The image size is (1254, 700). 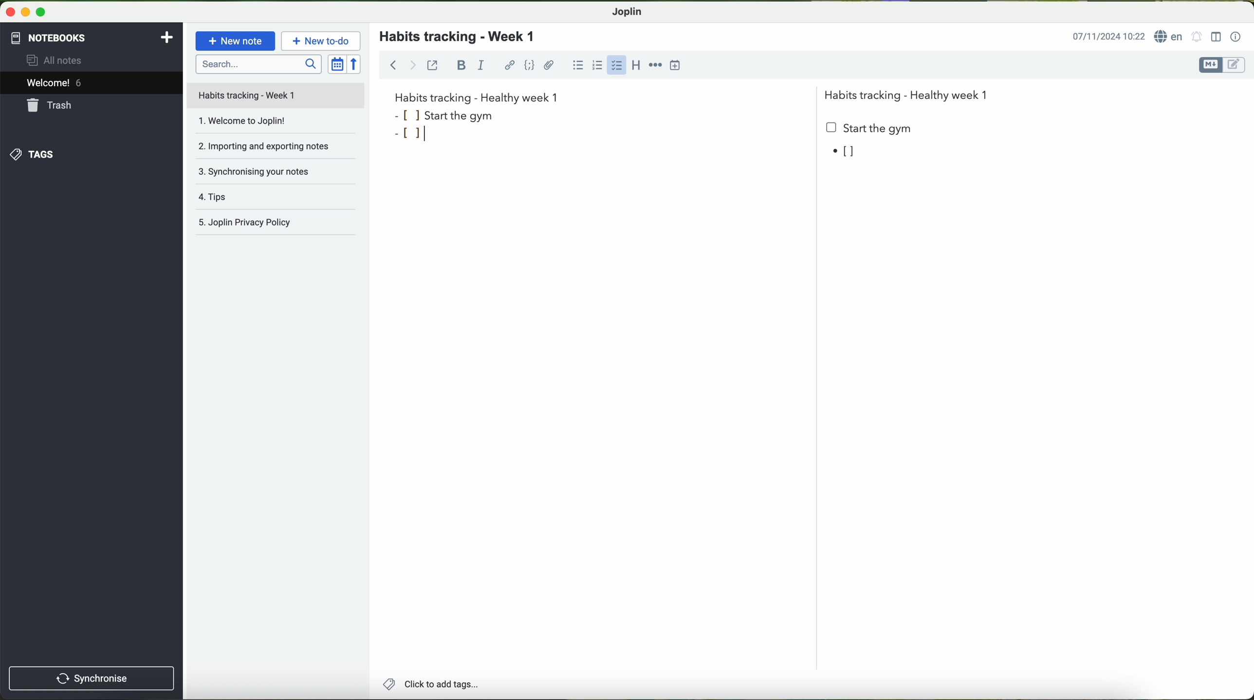 I want to click on code, so click(x=530, y=65).